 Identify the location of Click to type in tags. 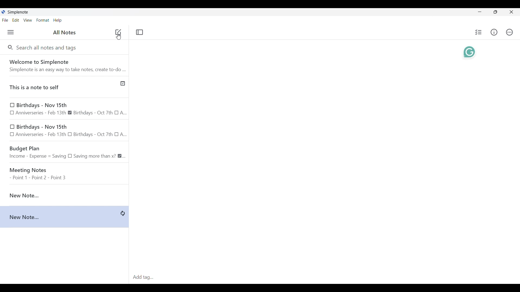
(324, 278).